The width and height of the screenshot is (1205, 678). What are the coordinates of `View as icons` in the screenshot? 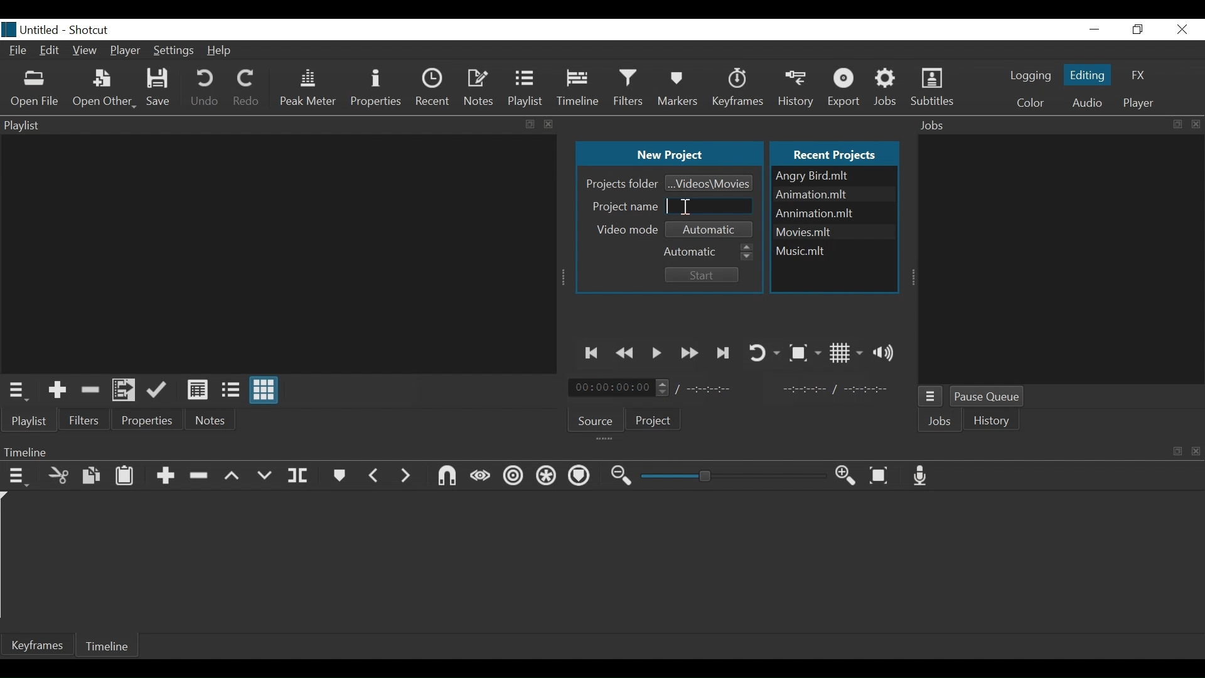 It's located at (265, 392).